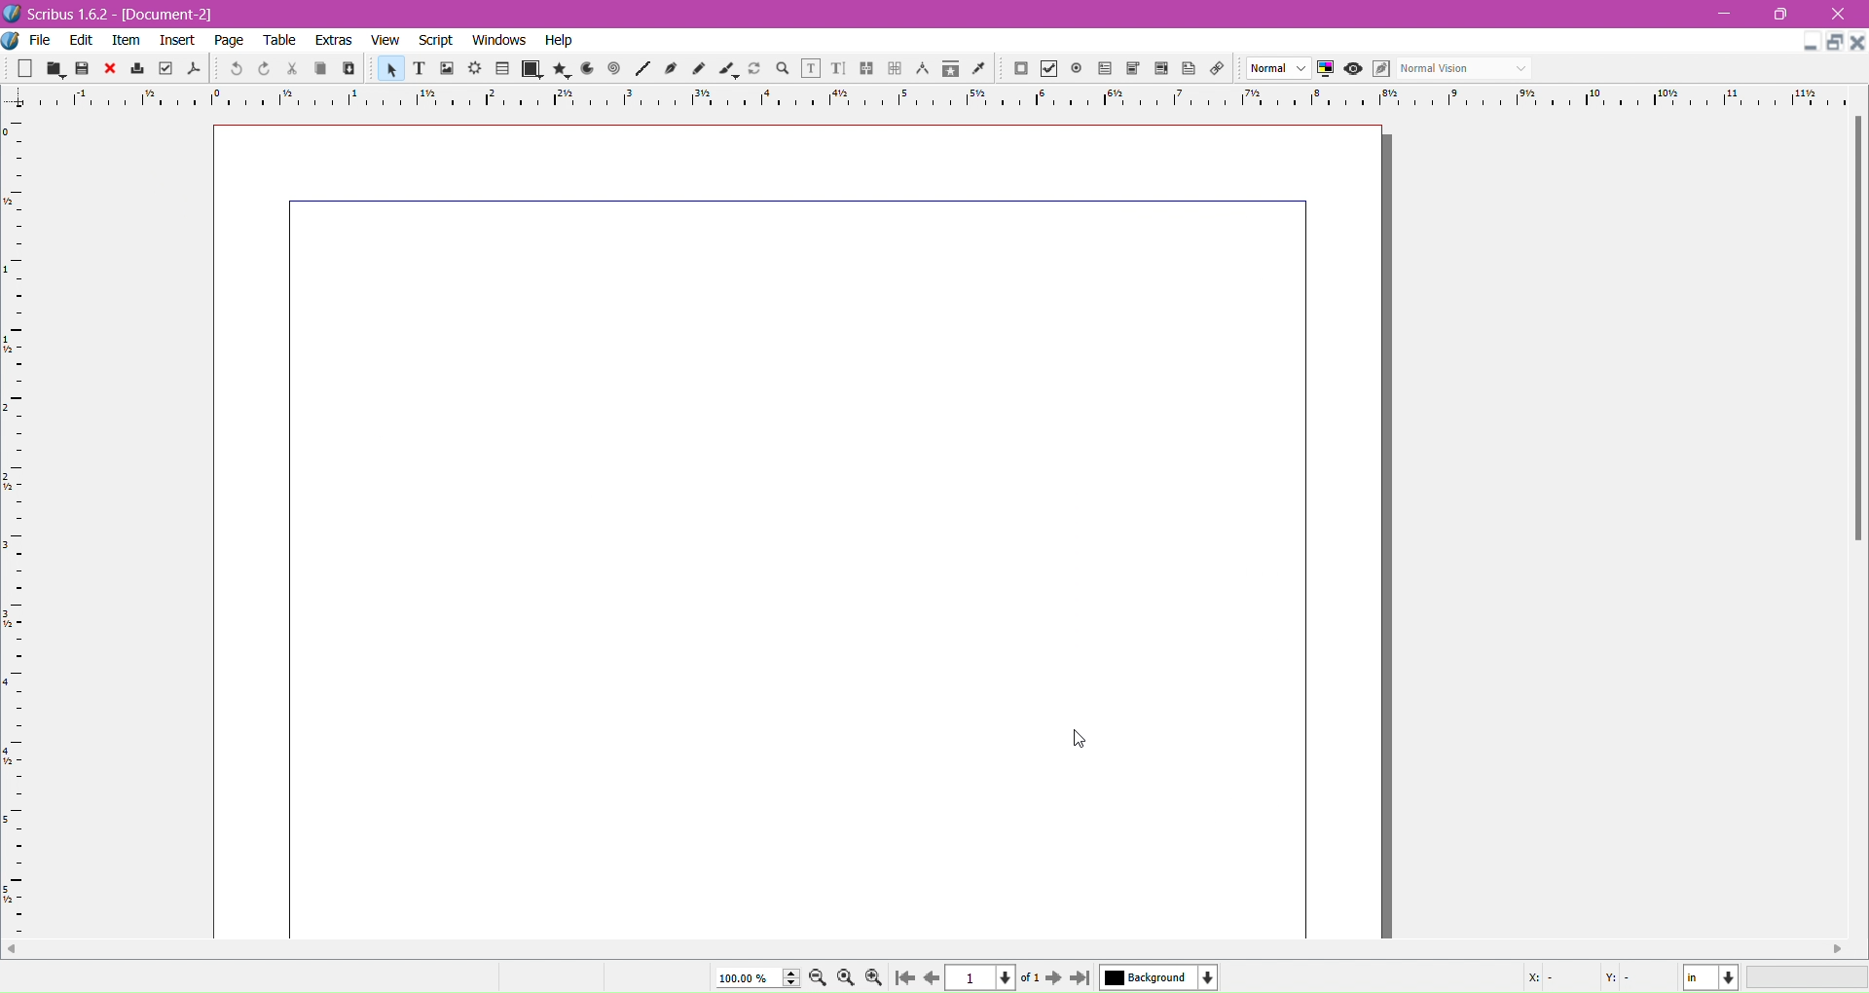 The height and width of the screenshot is (993, 1869). Describe the element at coordinates (1165, 978) in the screenshot. I see `Background` at that location.